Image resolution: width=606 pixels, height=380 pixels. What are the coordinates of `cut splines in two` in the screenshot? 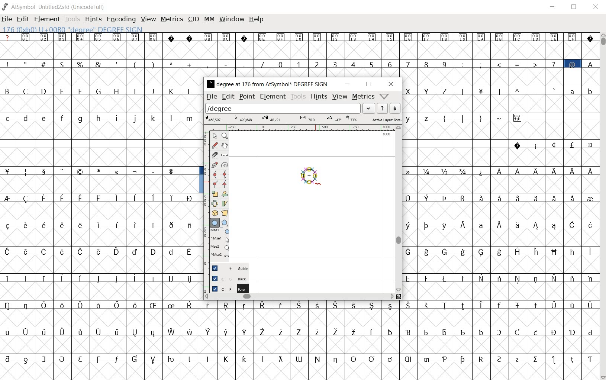 It's located at (214, 155).